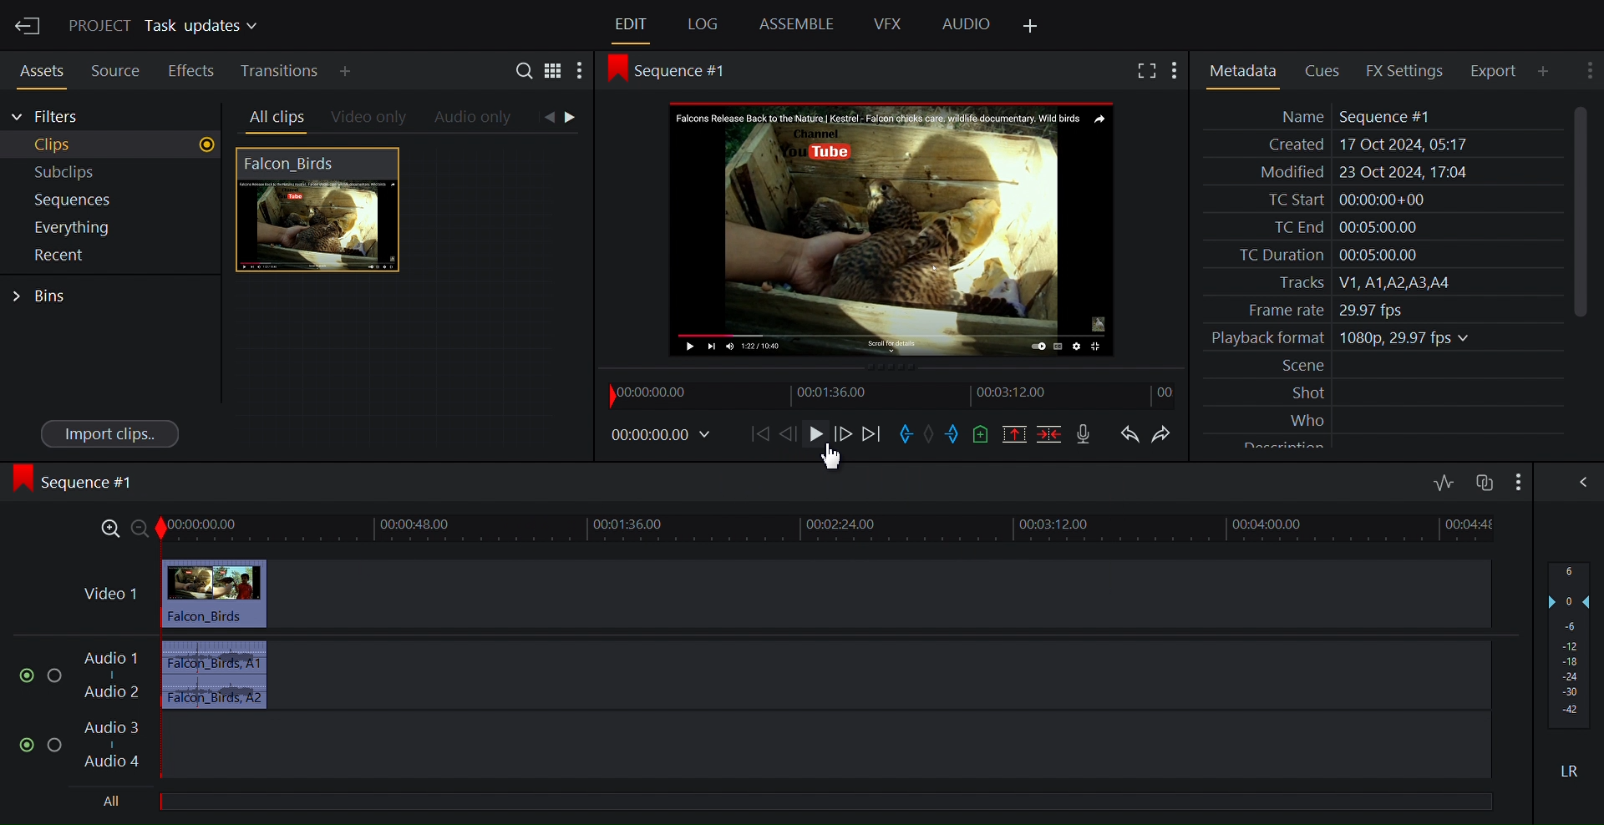 Image resolution: width=1604 pixels, height=825 pixels. What do you see at coordinates (1129, 434) in the screenshot?
I see `Undo ` at bounding box center [1129, 434].